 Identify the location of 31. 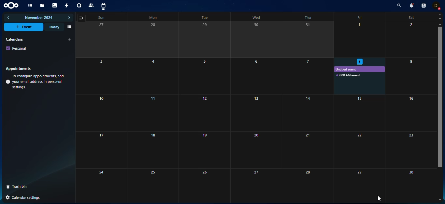
(308, 39).